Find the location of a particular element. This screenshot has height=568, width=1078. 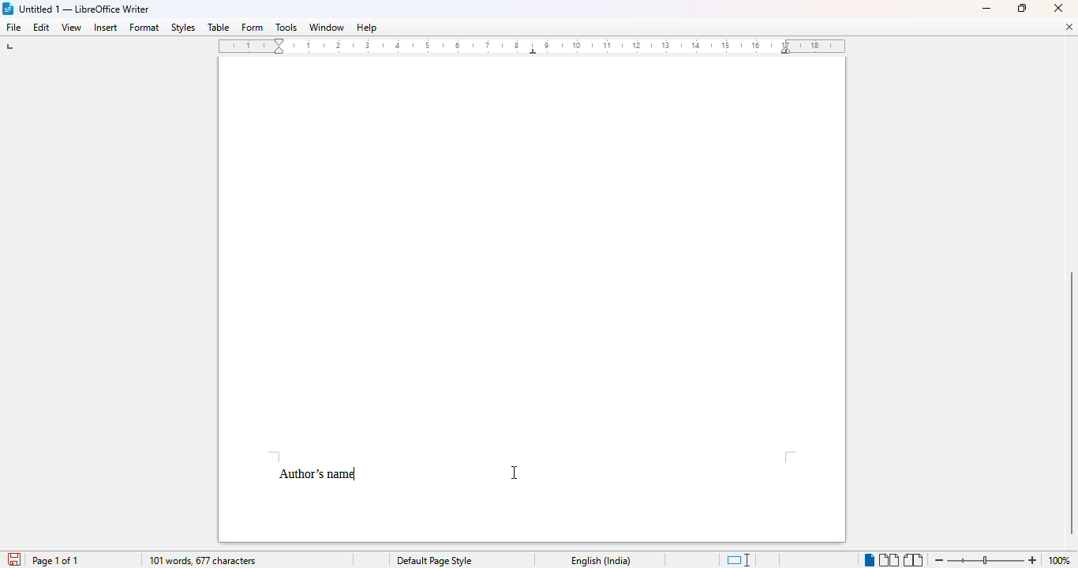

zoom in is located at coordinates (1032, 560).